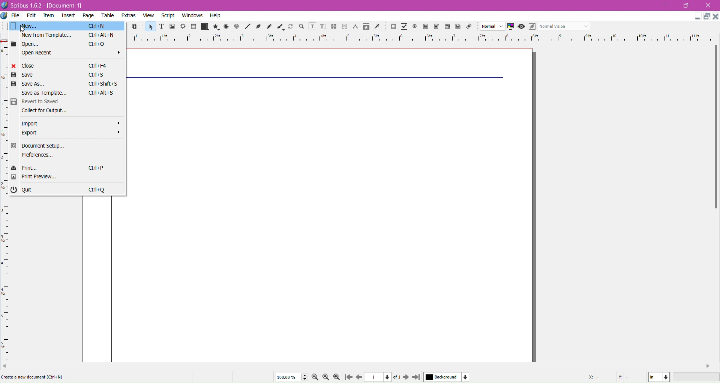  Describe the element at coordinates (57, 6) in the screenshot. I see `scribus 1.6.2 document -1` at that location.